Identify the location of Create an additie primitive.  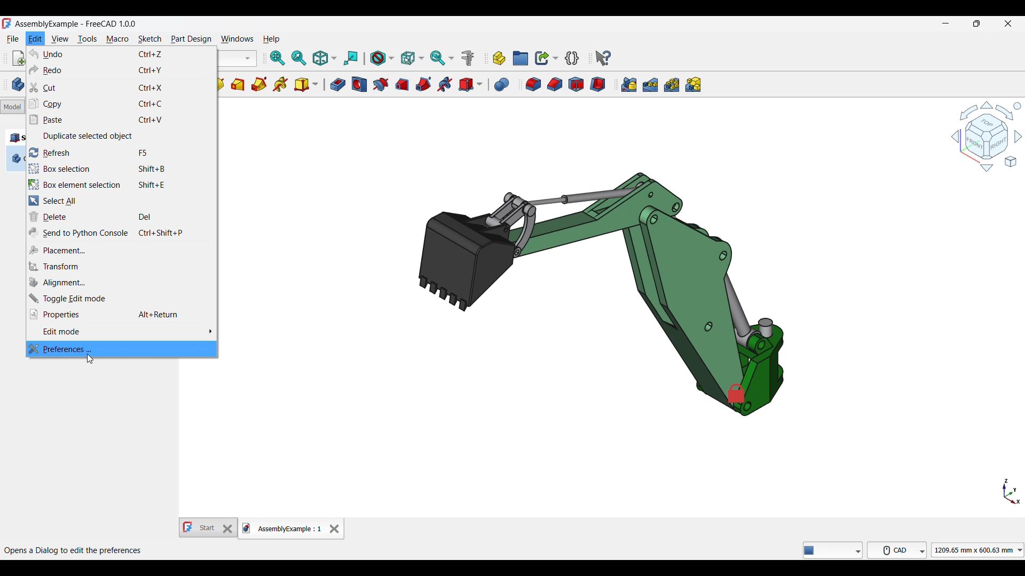
(306, 85).